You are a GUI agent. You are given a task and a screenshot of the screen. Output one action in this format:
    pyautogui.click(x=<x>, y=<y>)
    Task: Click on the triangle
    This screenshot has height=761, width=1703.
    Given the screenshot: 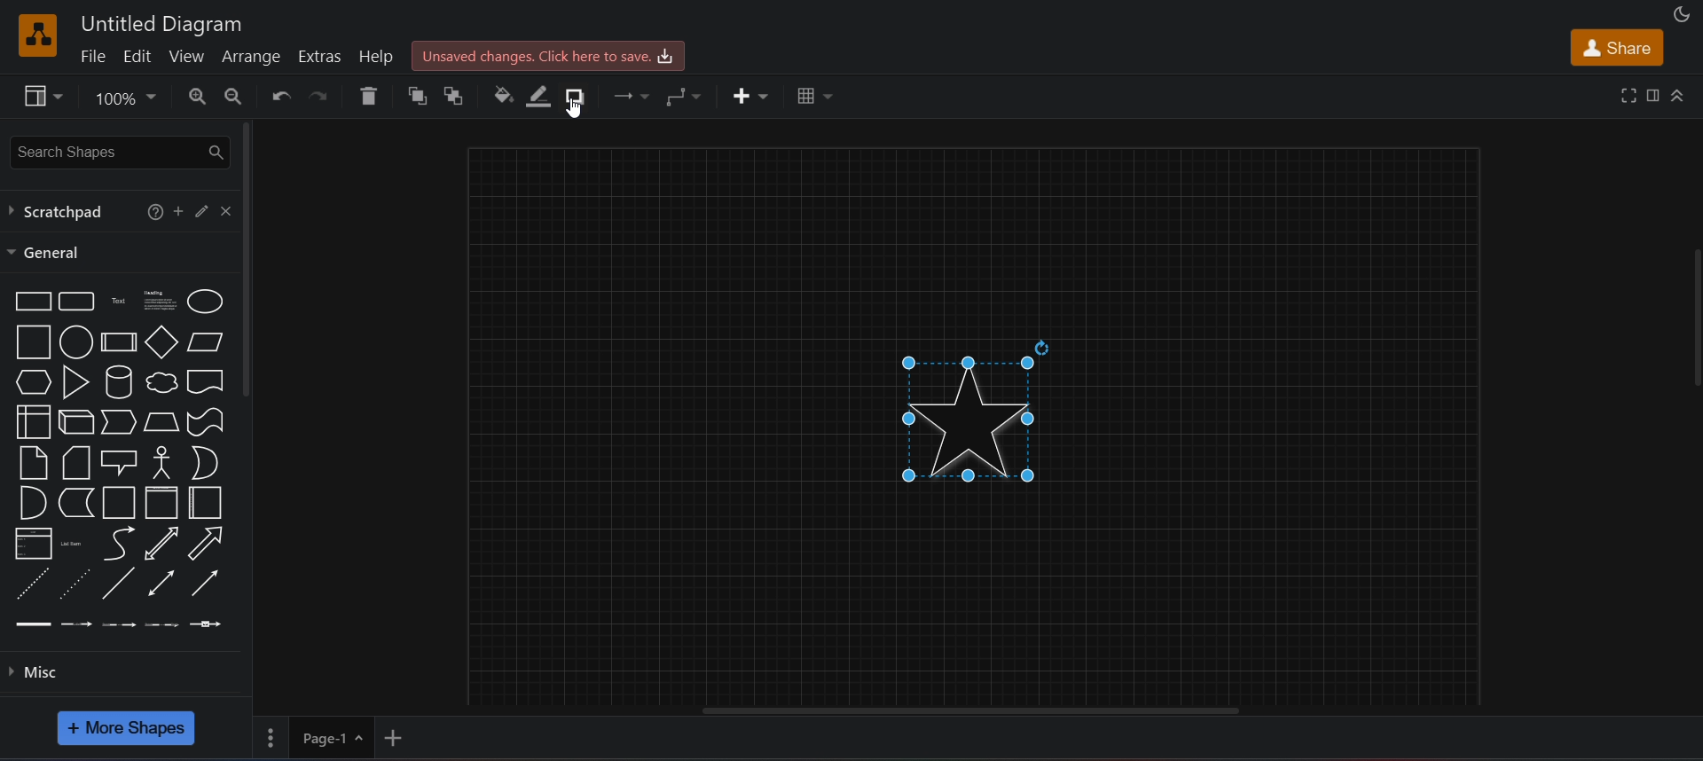 What is the action you would take?
    pyautogui.click(x=75, y=382)
    